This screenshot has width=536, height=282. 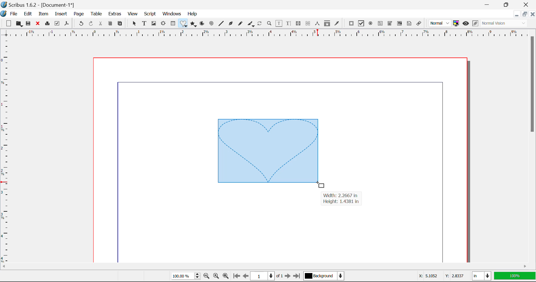 What do you see at coordinates (145, 24) in the screenshot?
I see `Text Frames` at bounding box center [145, 24].